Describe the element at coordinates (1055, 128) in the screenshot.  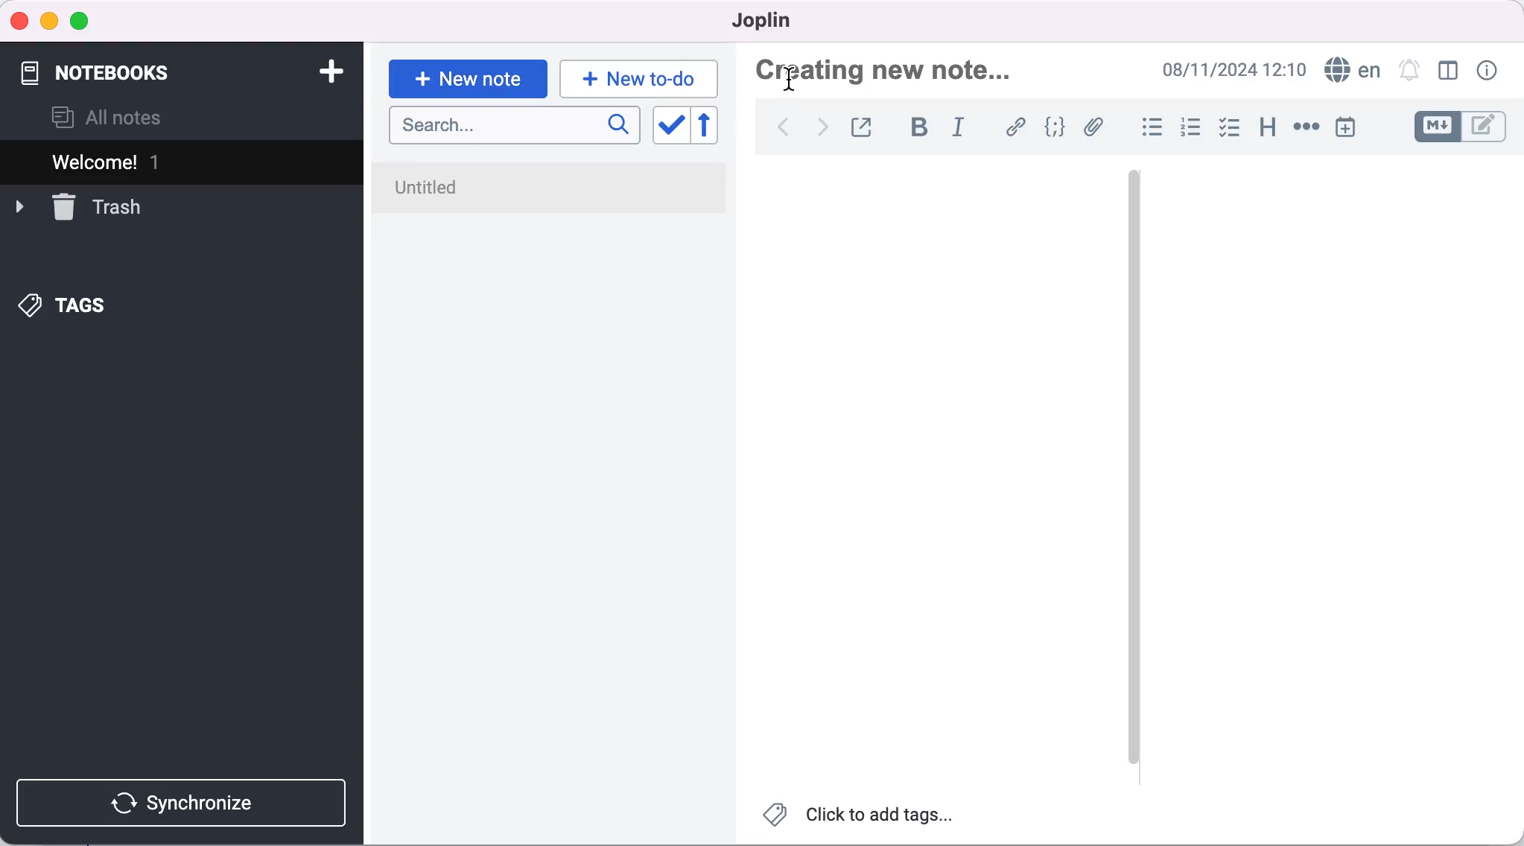
I see `code` at that location.